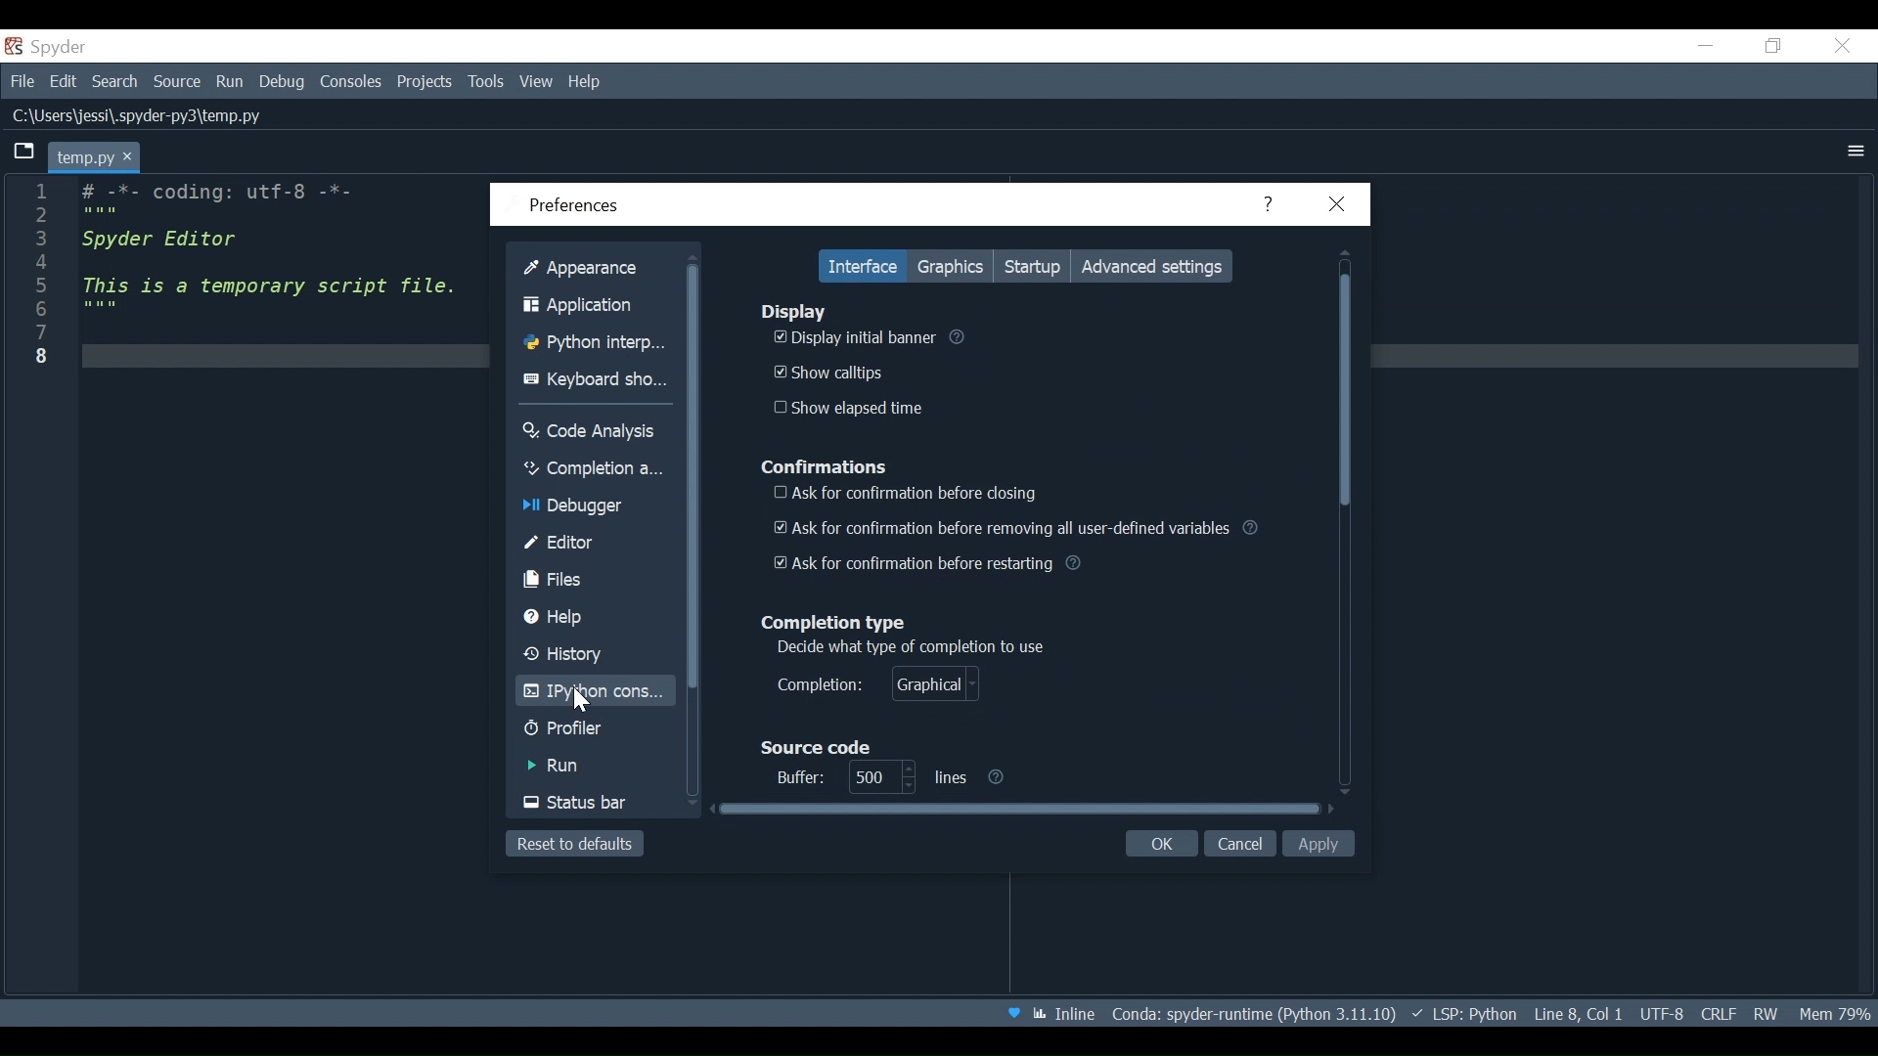  I want to click on File Encoding, so click(1661, 1014).